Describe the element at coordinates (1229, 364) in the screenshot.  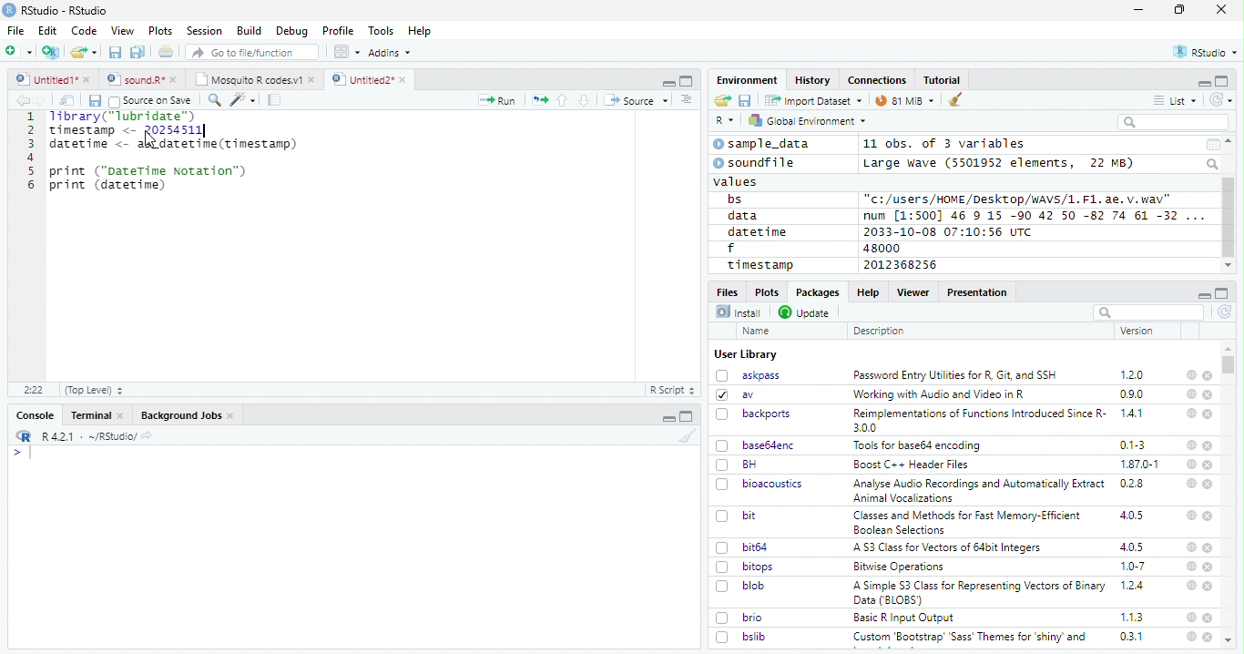
I see `scroll bar` at that location.